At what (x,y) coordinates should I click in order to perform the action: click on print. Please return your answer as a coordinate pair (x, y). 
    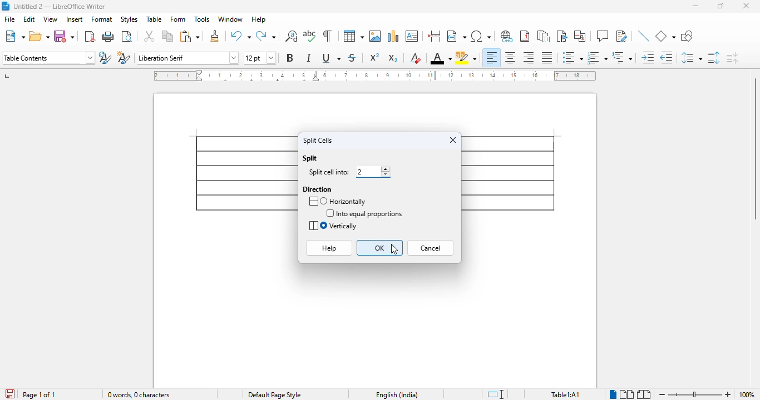
    Looking at the image, I should click on (108, 37).